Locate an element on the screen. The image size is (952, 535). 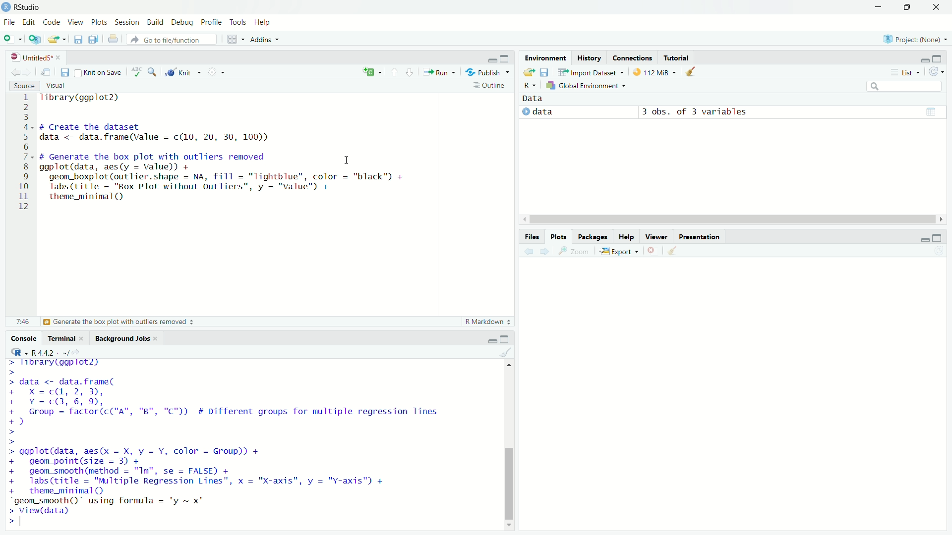
RStudio is located at coordinates (23, 6).